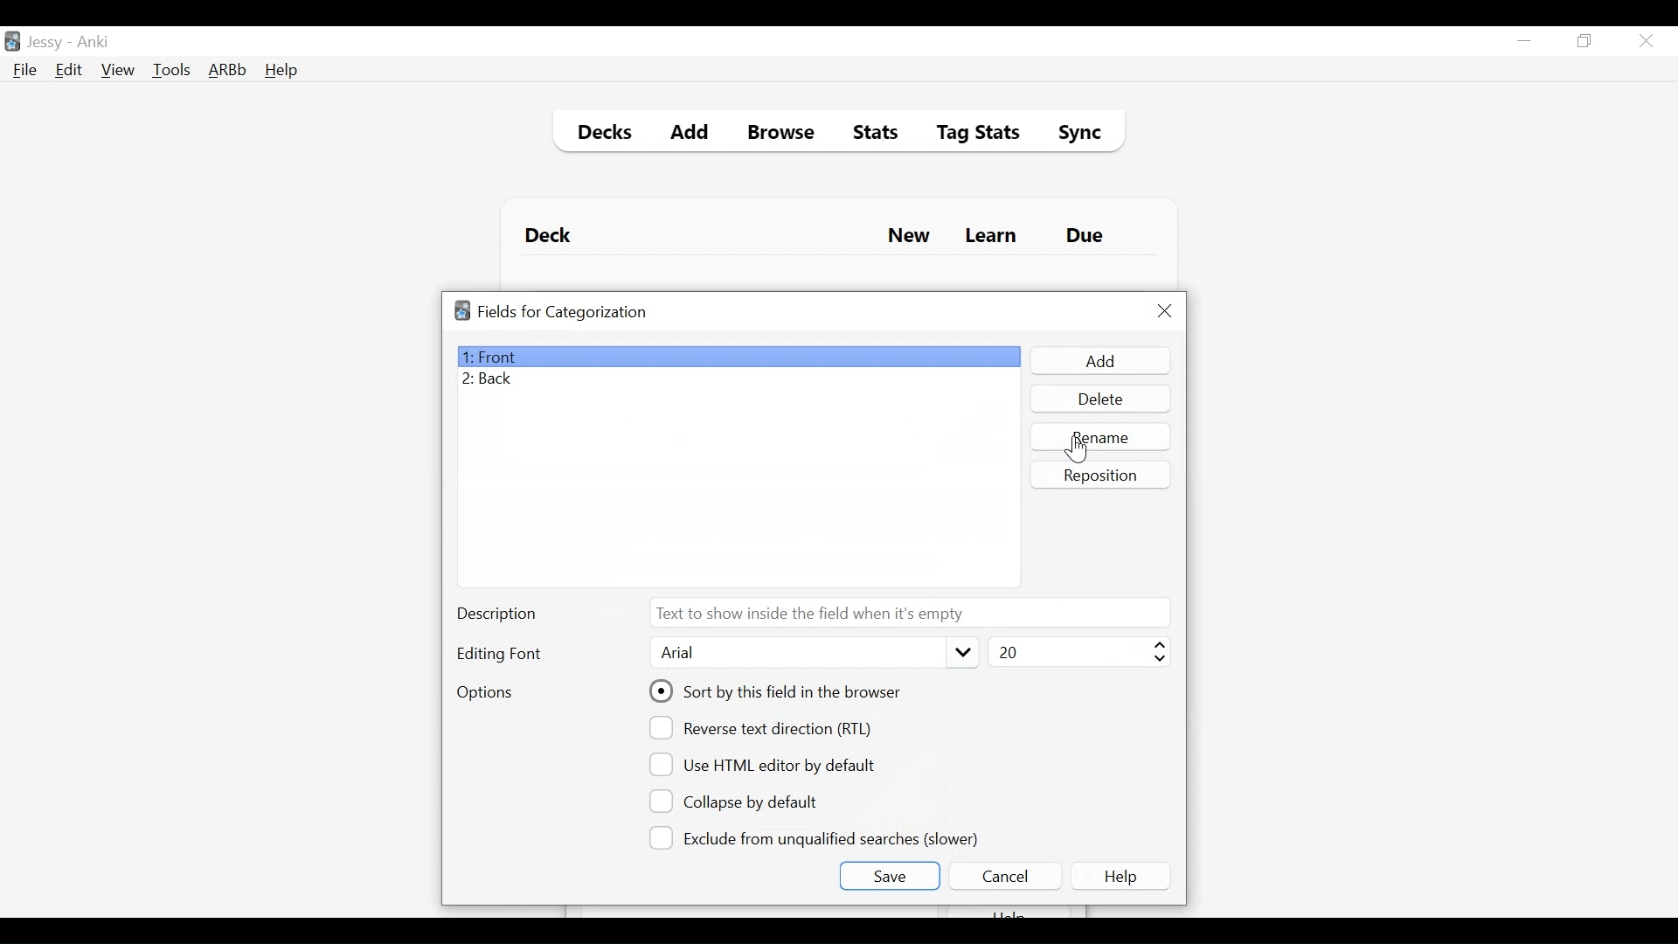 This screenshot has width=1678, height=944. I want to click on Due, so click(1086, 236).